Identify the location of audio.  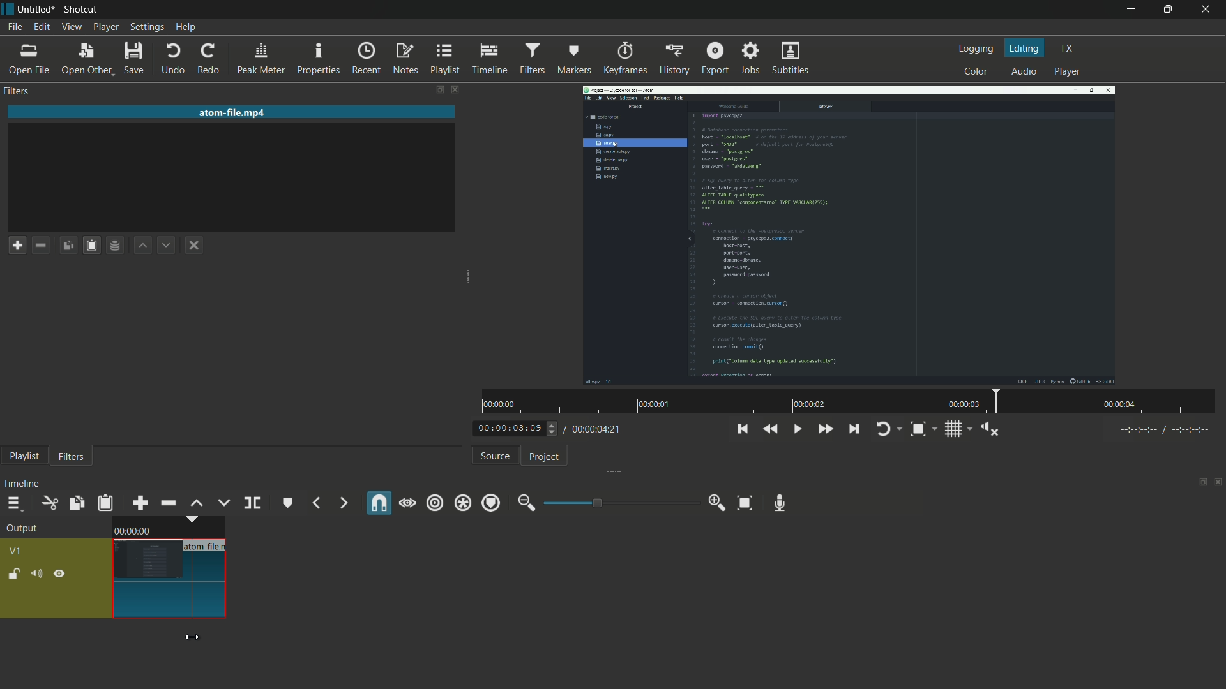
(1025, 71).